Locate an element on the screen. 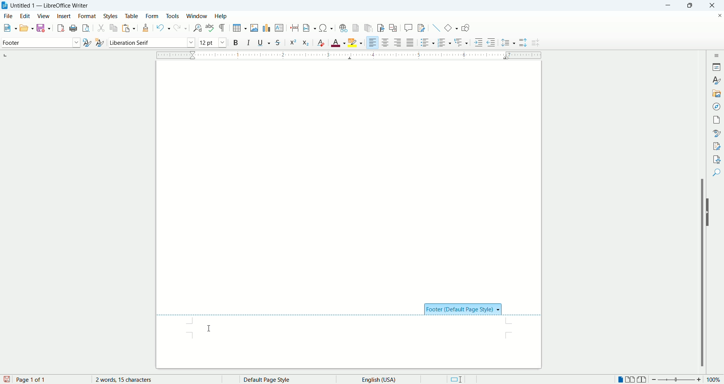 The width and height of the screenshot is (724, 384). accessibility check is located at coordinates (717, 159).